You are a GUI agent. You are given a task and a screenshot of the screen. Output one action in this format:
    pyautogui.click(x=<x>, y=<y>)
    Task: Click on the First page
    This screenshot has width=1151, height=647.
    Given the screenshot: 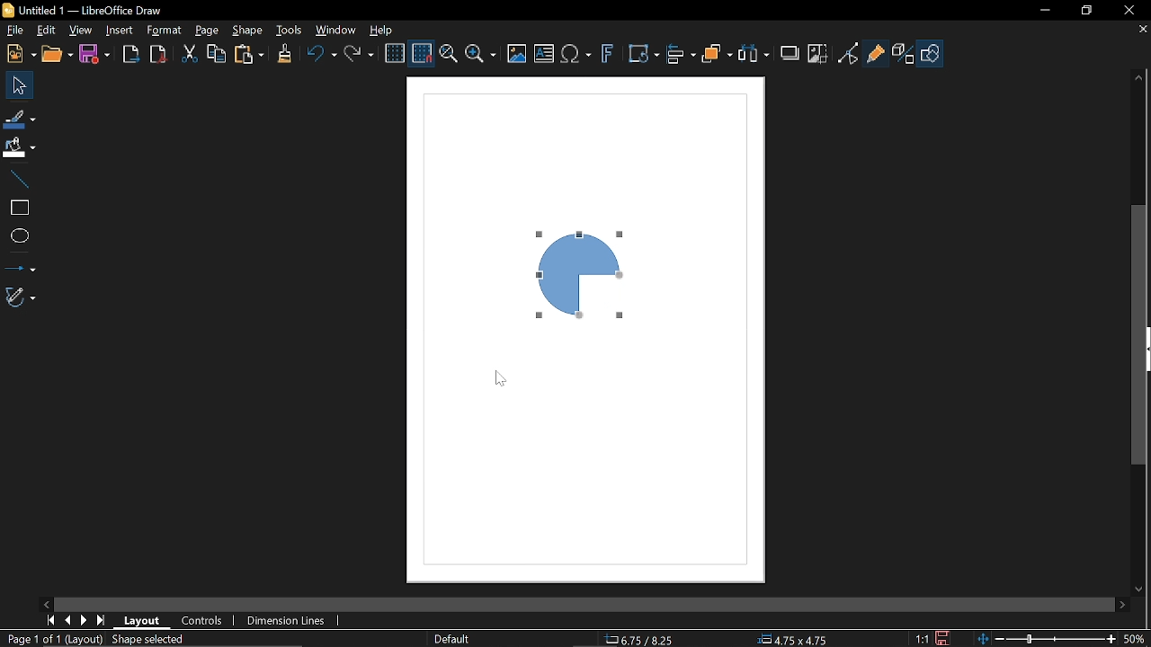 What is the action you would take?
    pyautogui.click(x=50, y=619)
    